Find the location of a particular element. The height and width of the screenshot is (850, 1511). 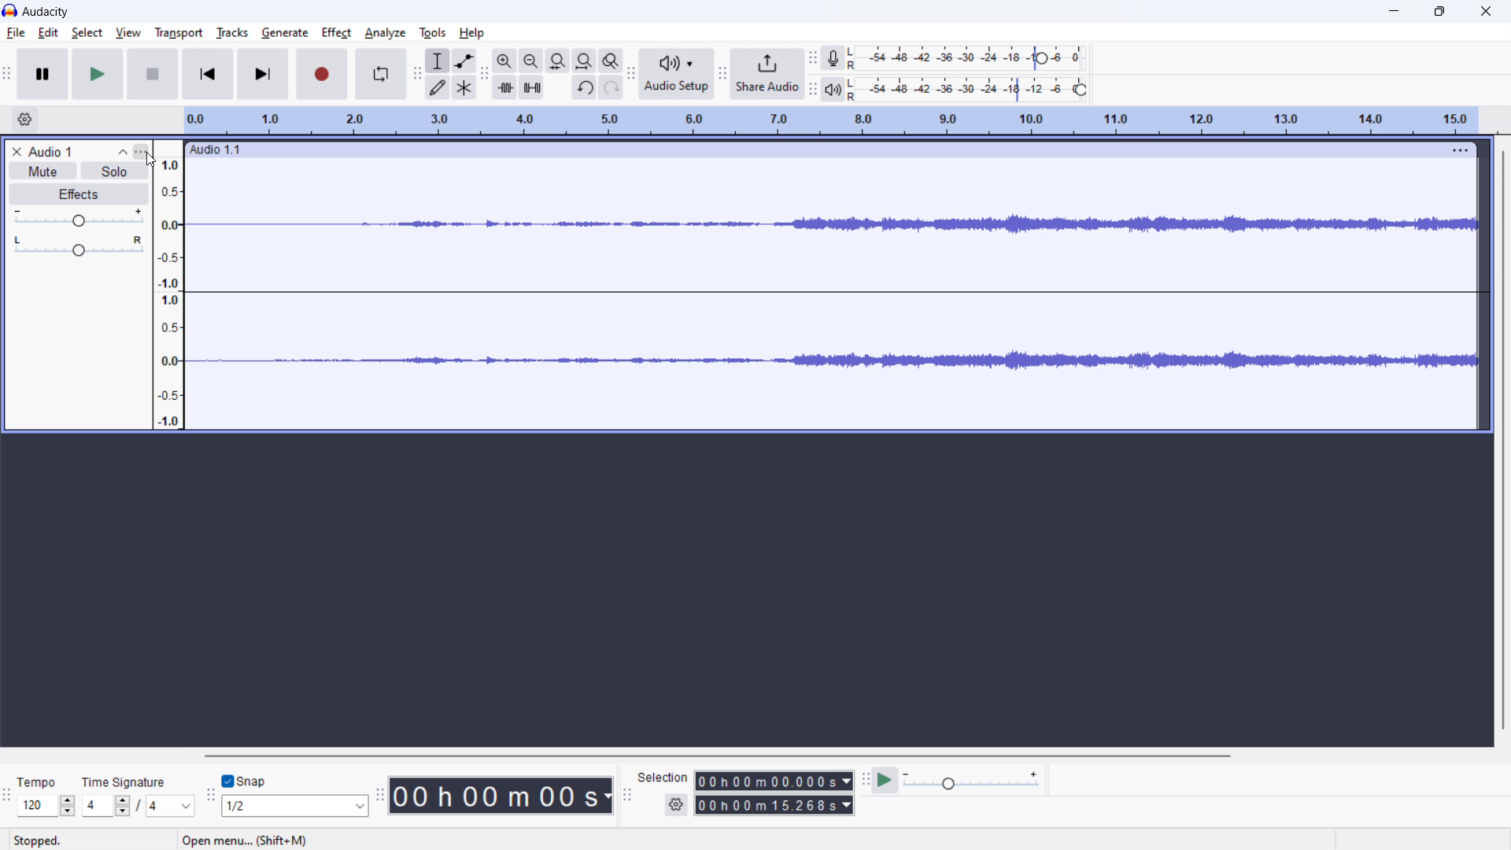

play at speed toolbar is located at coordinates (864, 779).